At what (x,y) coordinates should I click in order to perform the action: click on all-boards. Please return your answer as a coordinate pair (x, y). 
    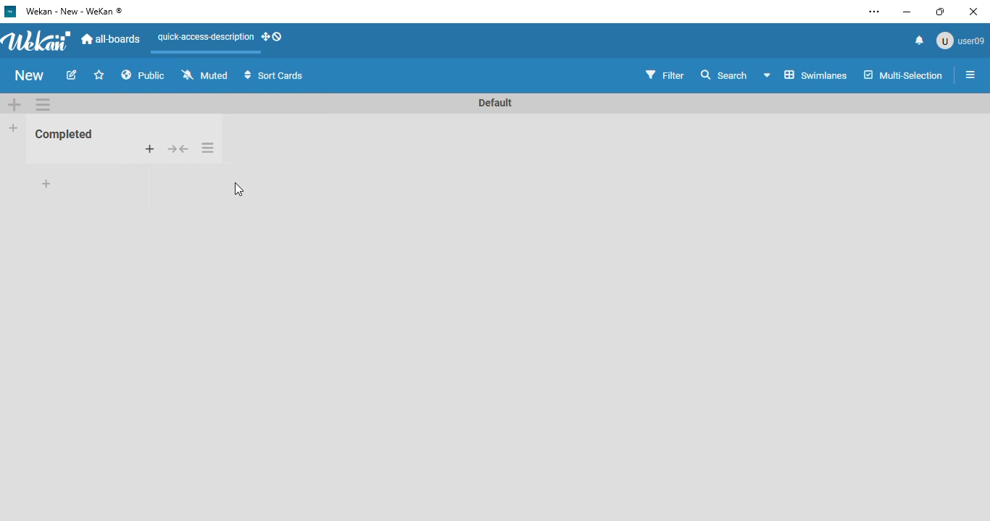
    Looking at the image, I should click on (112, 40).